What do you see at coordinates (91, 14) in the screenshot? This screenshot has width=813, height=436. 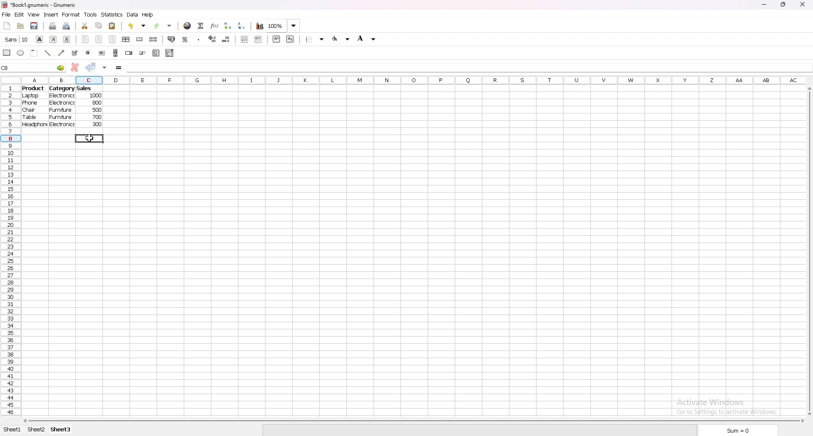 I see `tools` at bounding box center [91, 14].